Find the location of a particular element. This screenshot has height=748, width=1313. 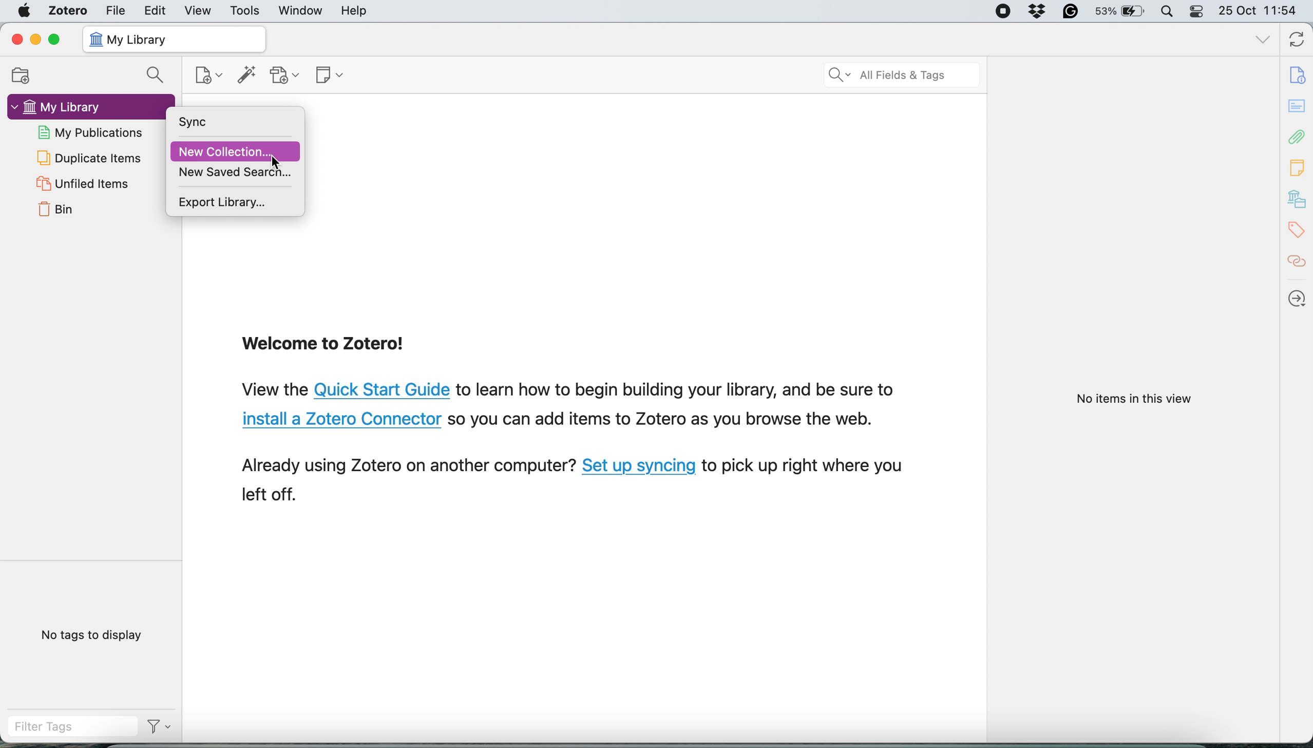

tags is located at coordinates (1298, 231).